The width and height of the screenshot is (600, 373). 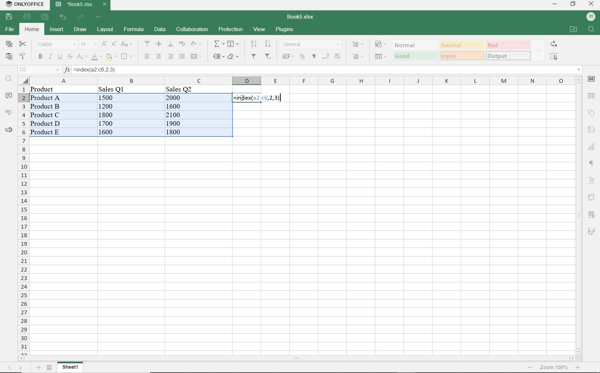 What do you see at coordinates (80, 29) in the screenshot?
I see `draw` at bounding box center [80, 29].